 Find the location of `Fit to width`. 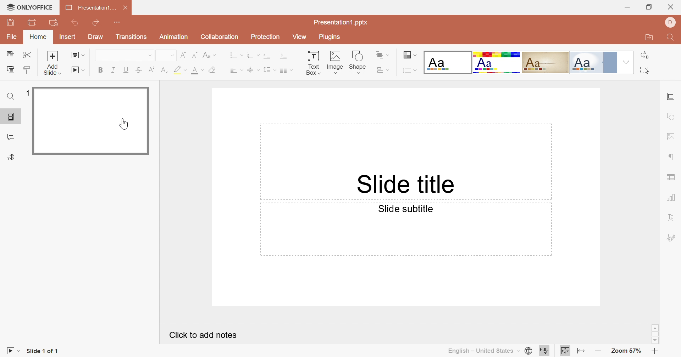

Fit to width is located at coordinates (583, 351).